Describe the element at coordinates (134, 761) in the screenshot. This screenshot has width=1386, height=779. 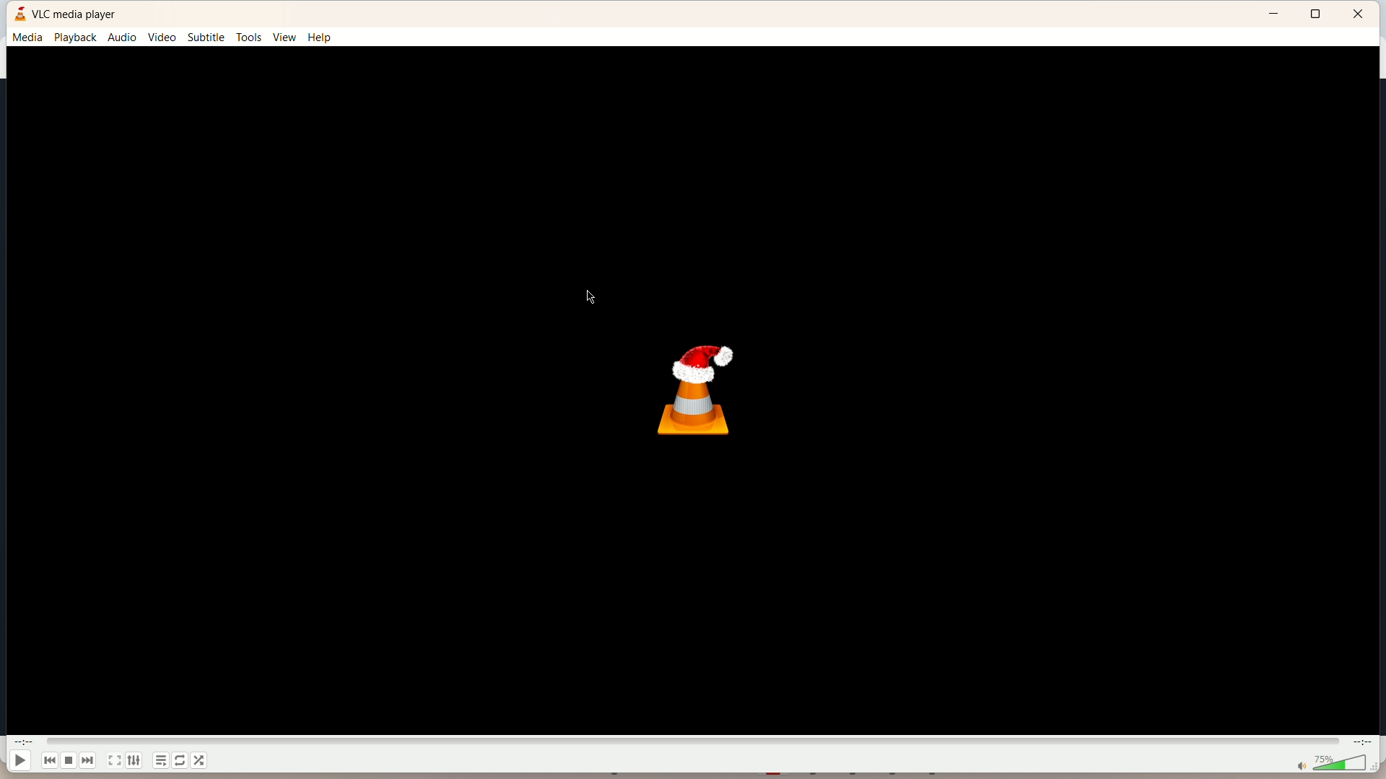
I see `extended settings` at that location.